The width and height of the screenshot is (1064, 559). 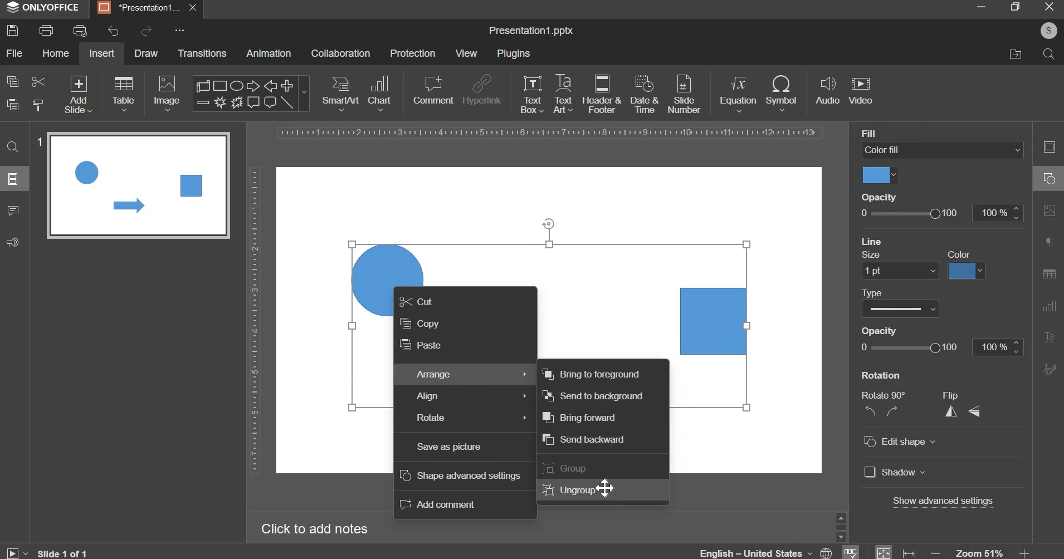 What do you see at coordinates (532, 94) in the screenshot?
I see `text box` at bounding box center [532, 94].